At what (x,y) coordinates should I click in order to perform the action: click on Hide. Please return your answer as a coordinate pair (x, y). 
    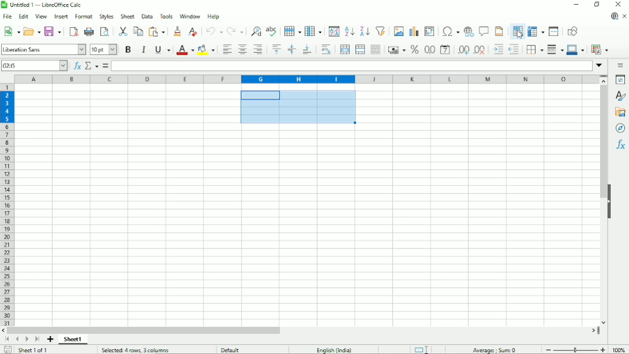
    Looking at the image, I should click on (610, 202).